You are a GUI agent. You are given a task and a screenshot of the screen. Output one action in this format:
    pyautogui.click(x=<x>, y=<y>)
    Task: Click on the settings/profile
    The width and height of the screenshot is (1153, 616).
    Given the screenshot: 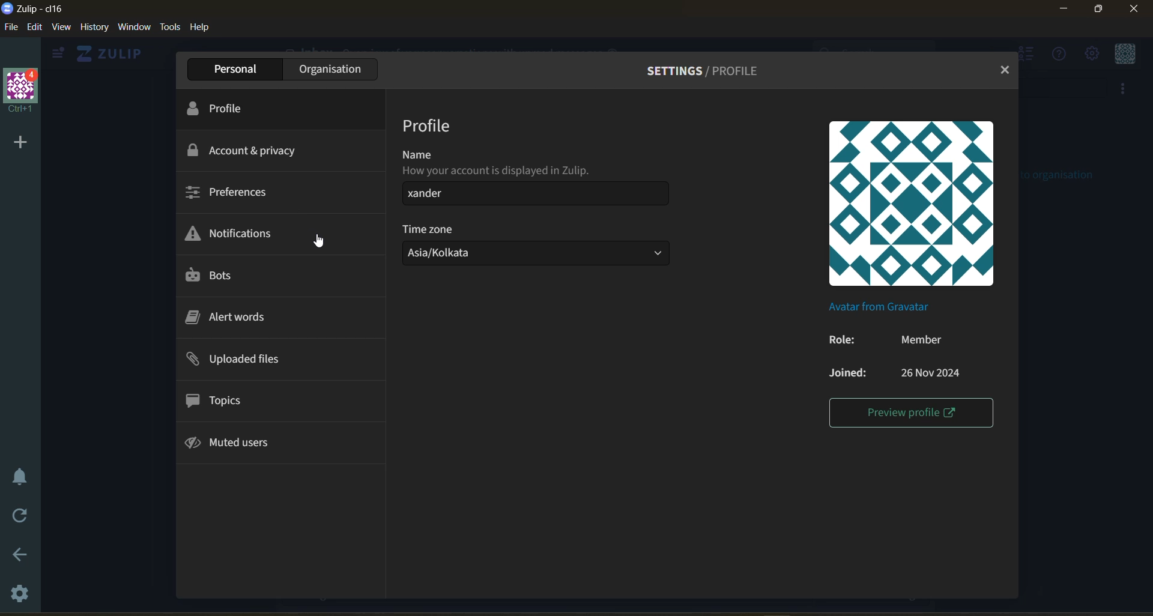 What is the action you would take?
    pyautogui.click(x=710, y=68)
    